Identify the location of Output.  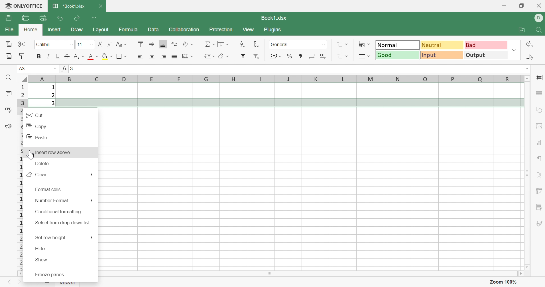
(486, 55).